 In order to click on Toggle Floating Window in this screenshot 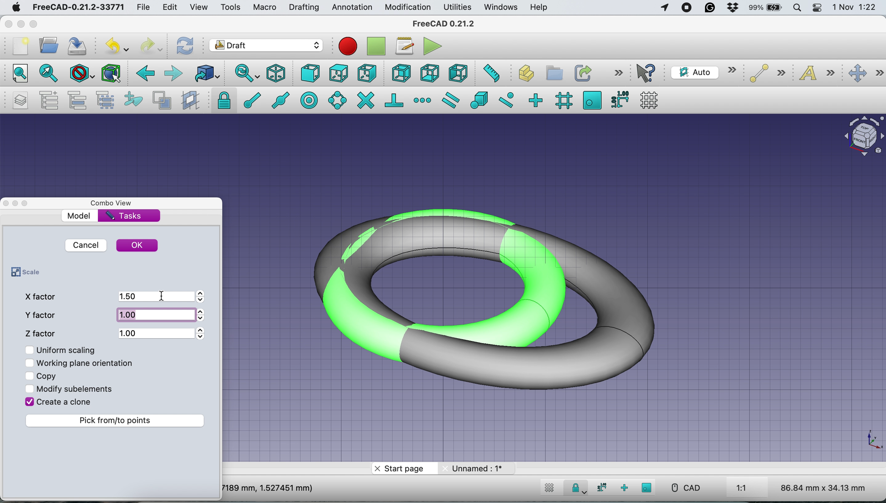, I will do `click(16, 204)`.